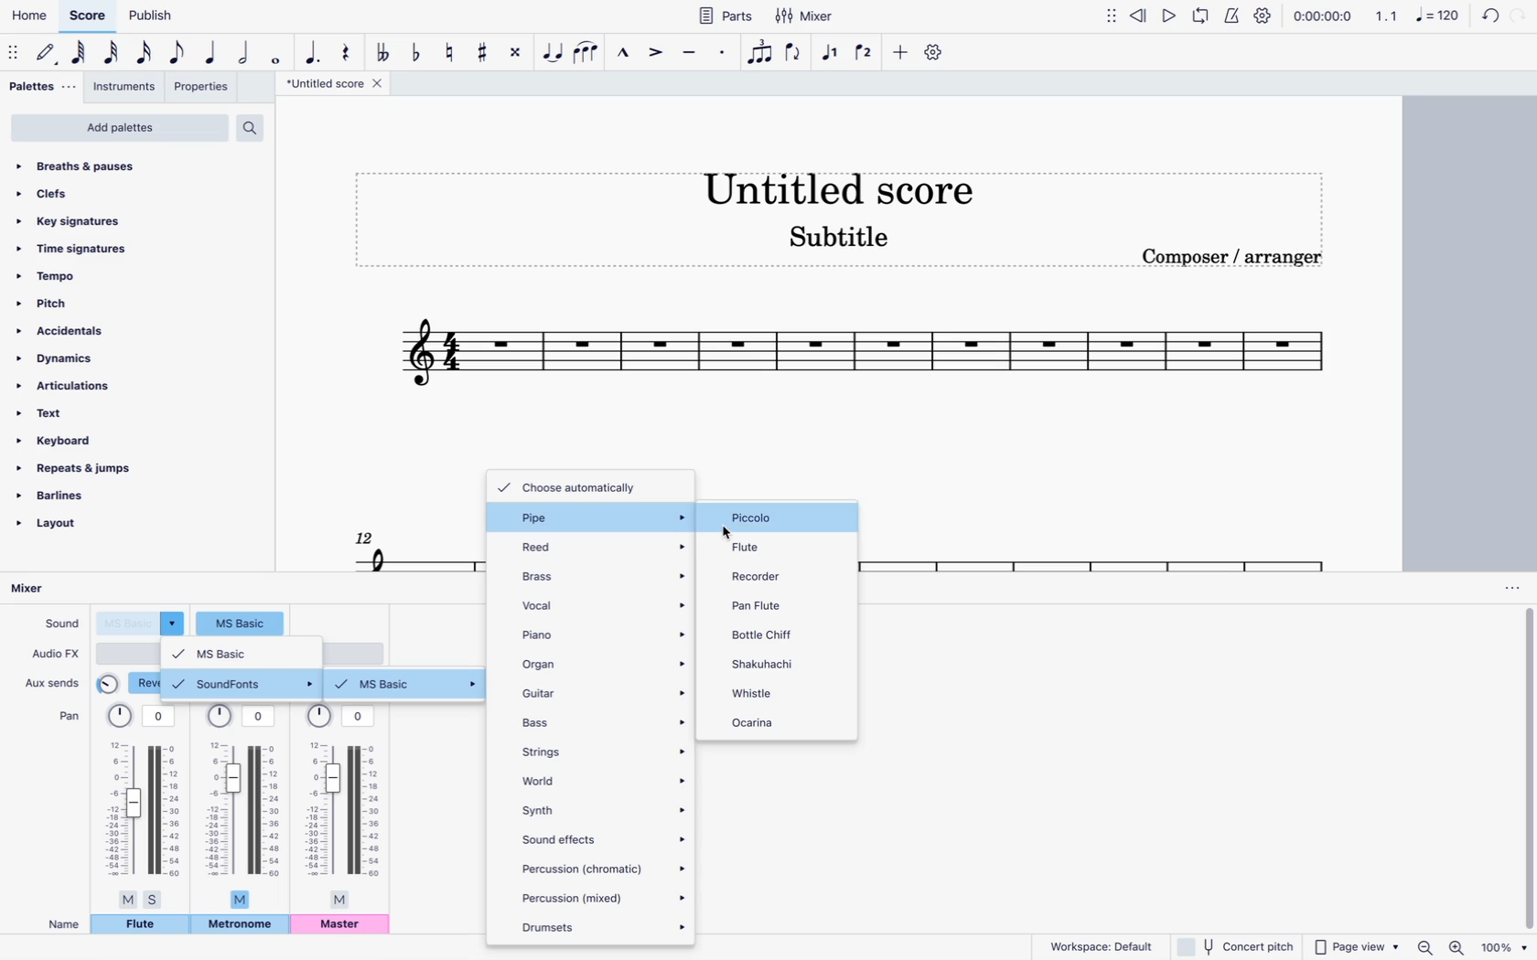 The height and width of the screenshot is (960, 1537). Describe the element at coordinates (1519, 17) in the screenshot. I see `forward` at that location.